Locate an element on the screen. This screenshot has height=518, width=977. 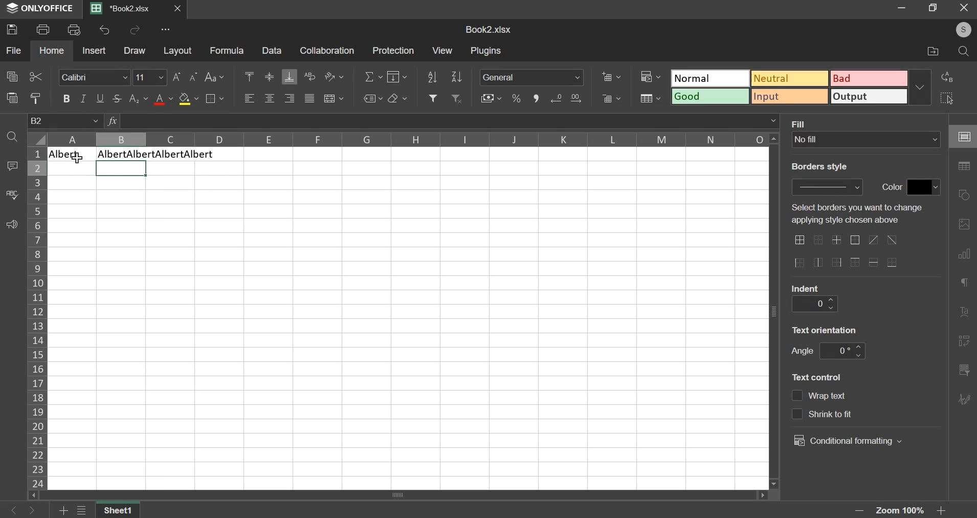
sort descending is located at coordinates (456, 77).